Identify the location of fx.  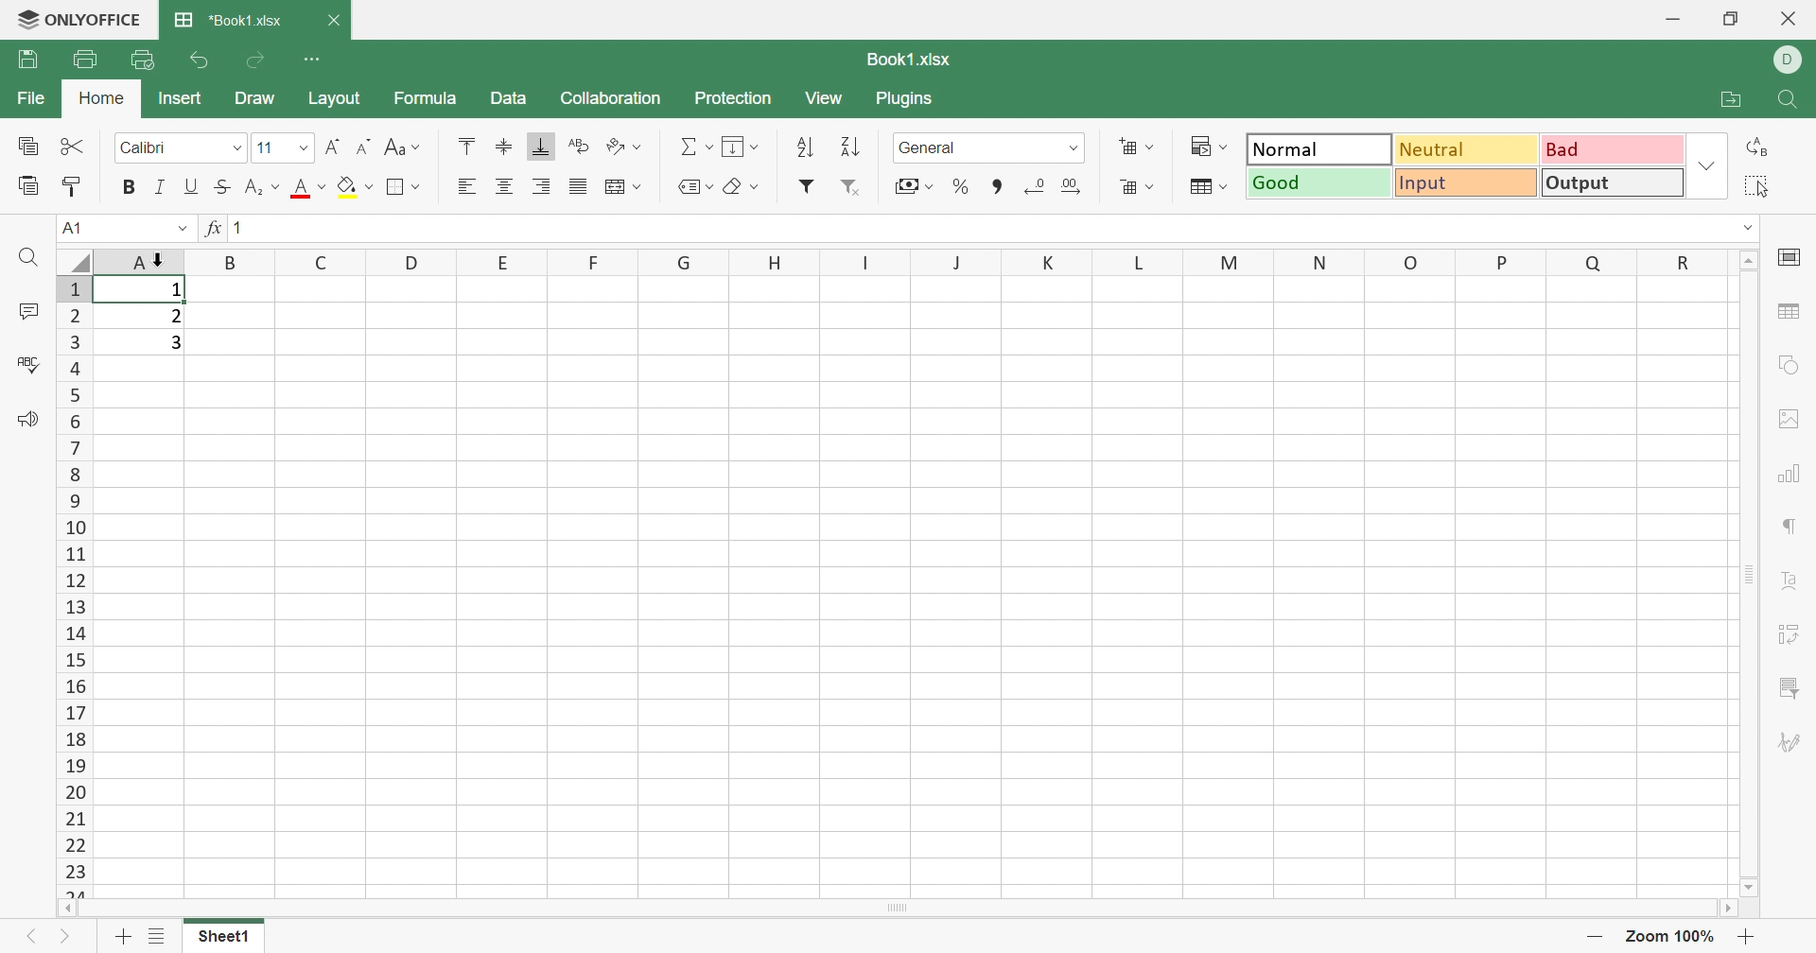
(211, 228).